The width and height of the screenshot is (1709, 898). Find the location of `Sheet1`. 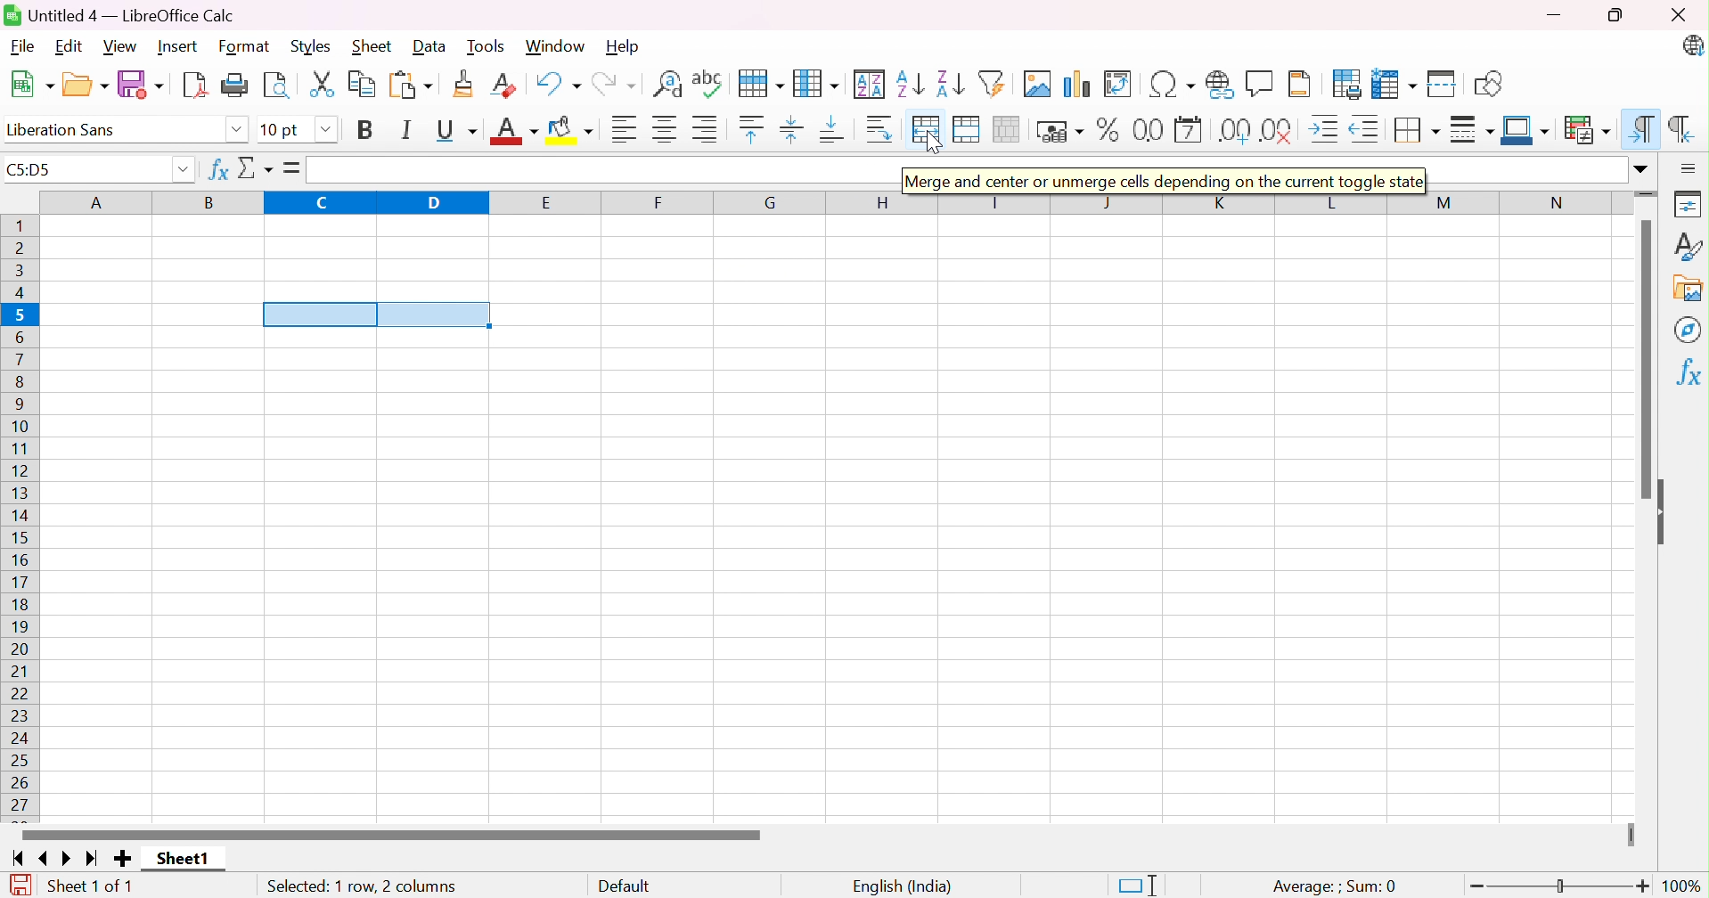

Sheet1 is located at coordinates (181, 860).